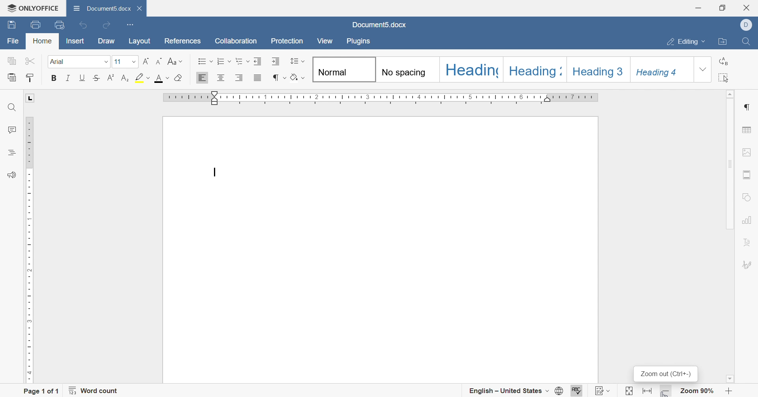  I want to click on english - united states, so click(507, 391).